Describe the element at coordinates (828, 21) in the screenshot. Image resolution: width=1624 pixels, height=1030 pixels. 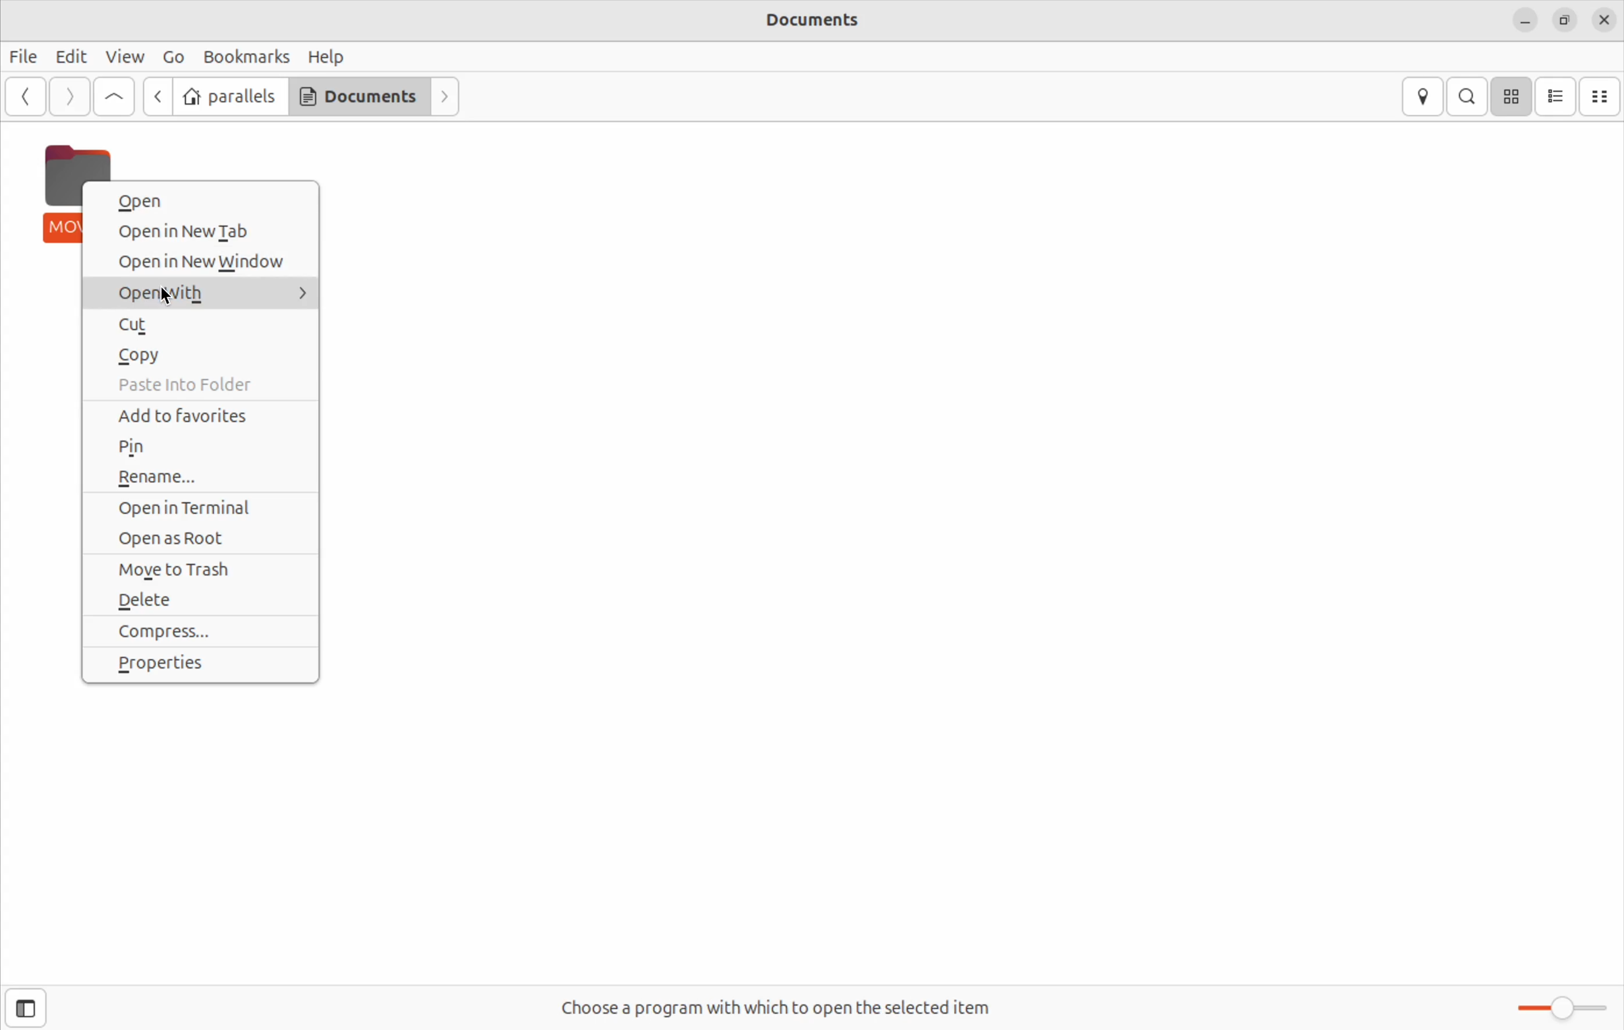
I see `Documents` at that location.